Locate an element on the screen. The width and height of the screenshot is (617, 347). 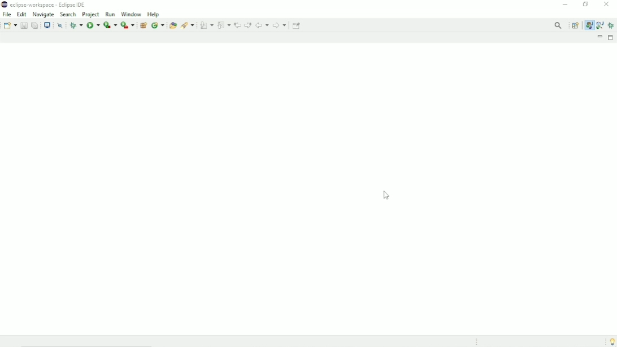
Run is located at coordinates (110, 14).